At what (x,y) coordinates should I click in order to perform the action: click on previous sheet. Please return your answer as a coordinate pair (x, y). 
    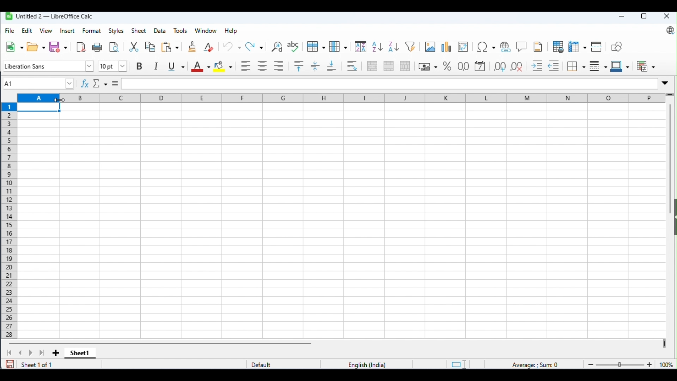
    Looking at the image, I should click on (20, 352).